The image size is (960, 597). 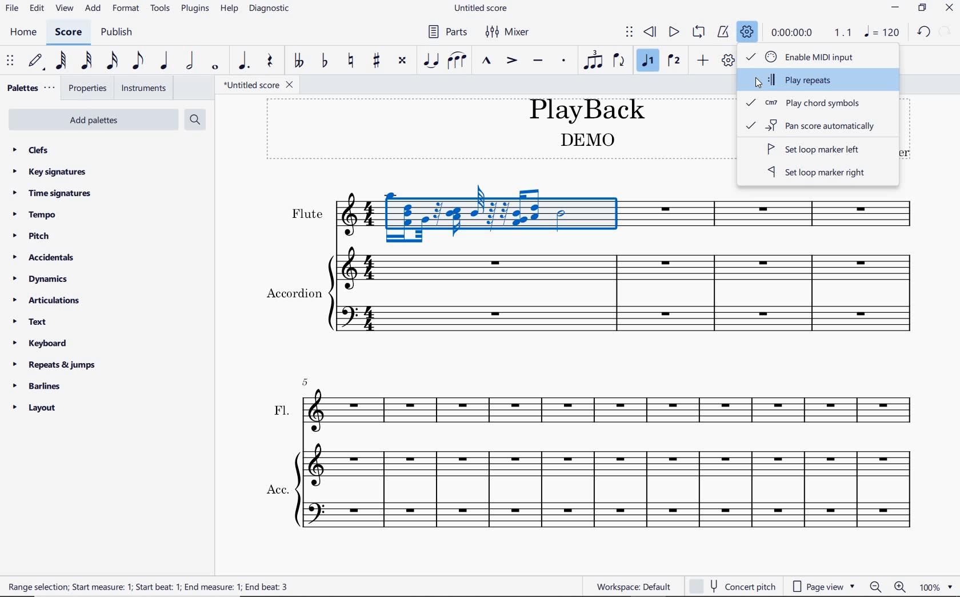 What do you see at coordinates (270, 61) in the screenshot?
I see `rest` at bounding box center [270, 61].